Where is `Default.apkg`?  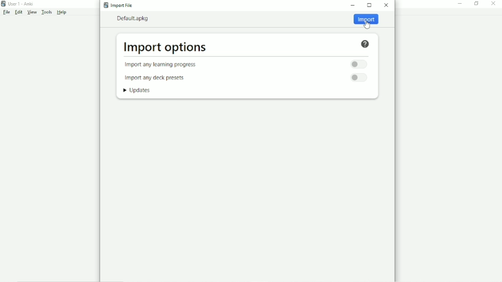
Default.apkg is located at coordinates (135, 18).